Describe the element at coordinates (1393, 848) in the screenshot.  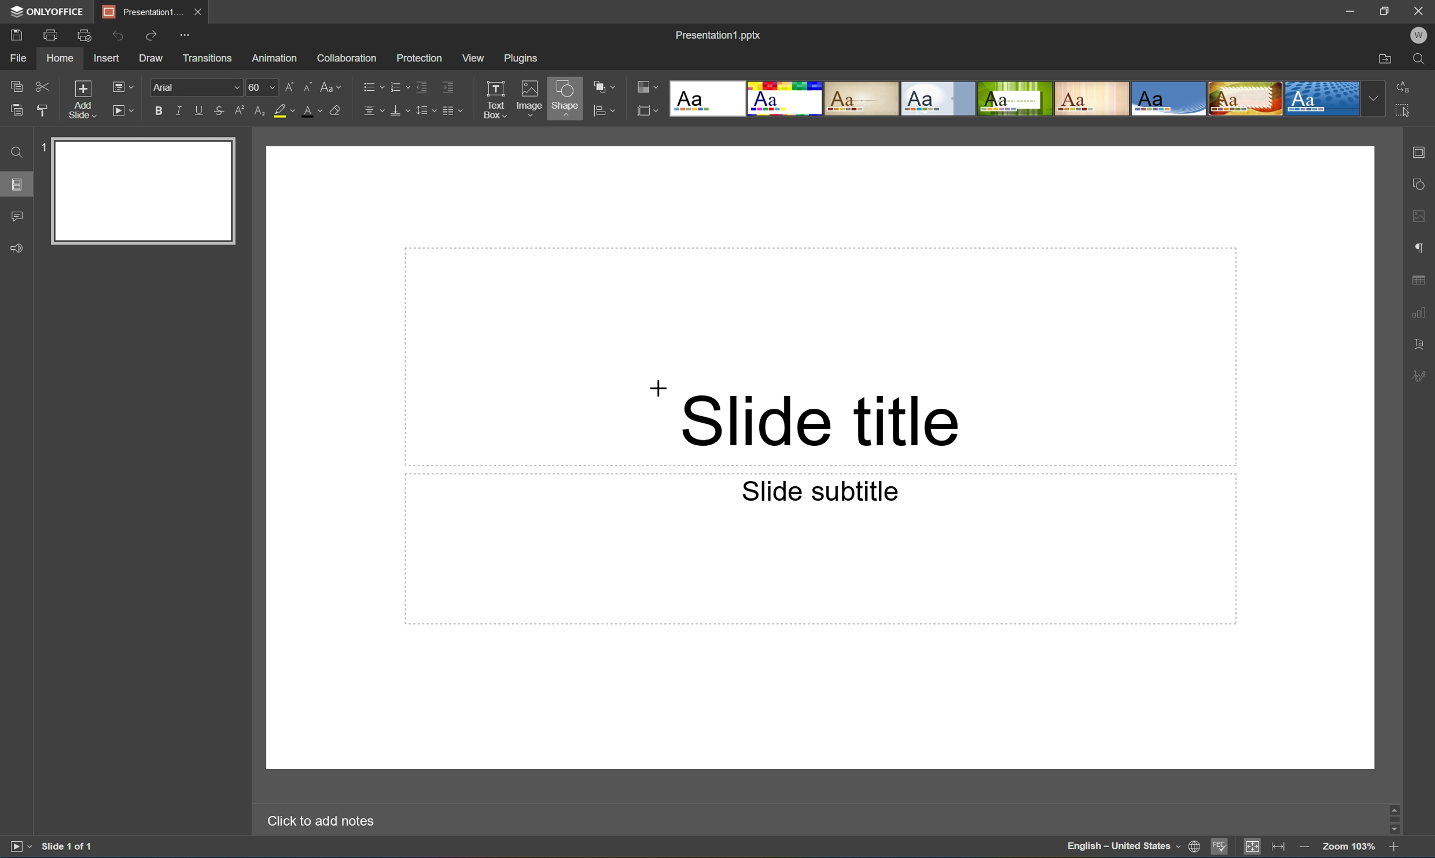
I see `Zoom in` at that location.